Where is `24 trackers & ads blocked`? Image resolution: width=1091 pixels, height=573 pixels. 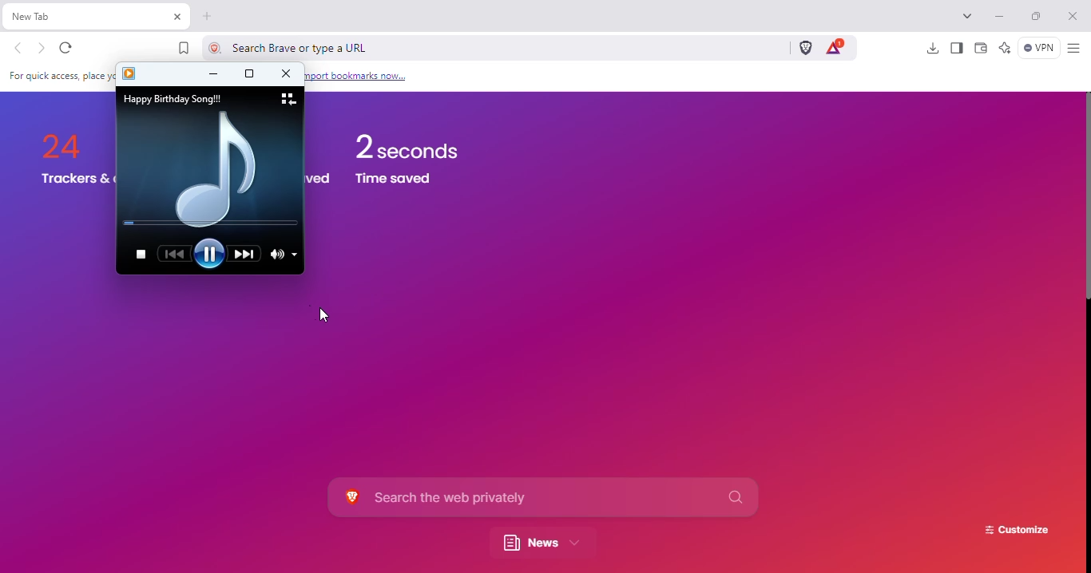
24 trackers & ads blocked is located at coordinates (65, 140).